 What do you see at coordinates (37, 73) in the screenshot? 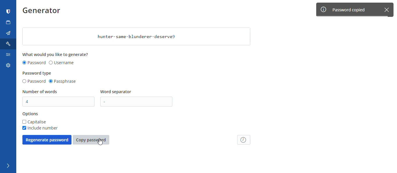
I see `password type` at bounding box center [37, 73].